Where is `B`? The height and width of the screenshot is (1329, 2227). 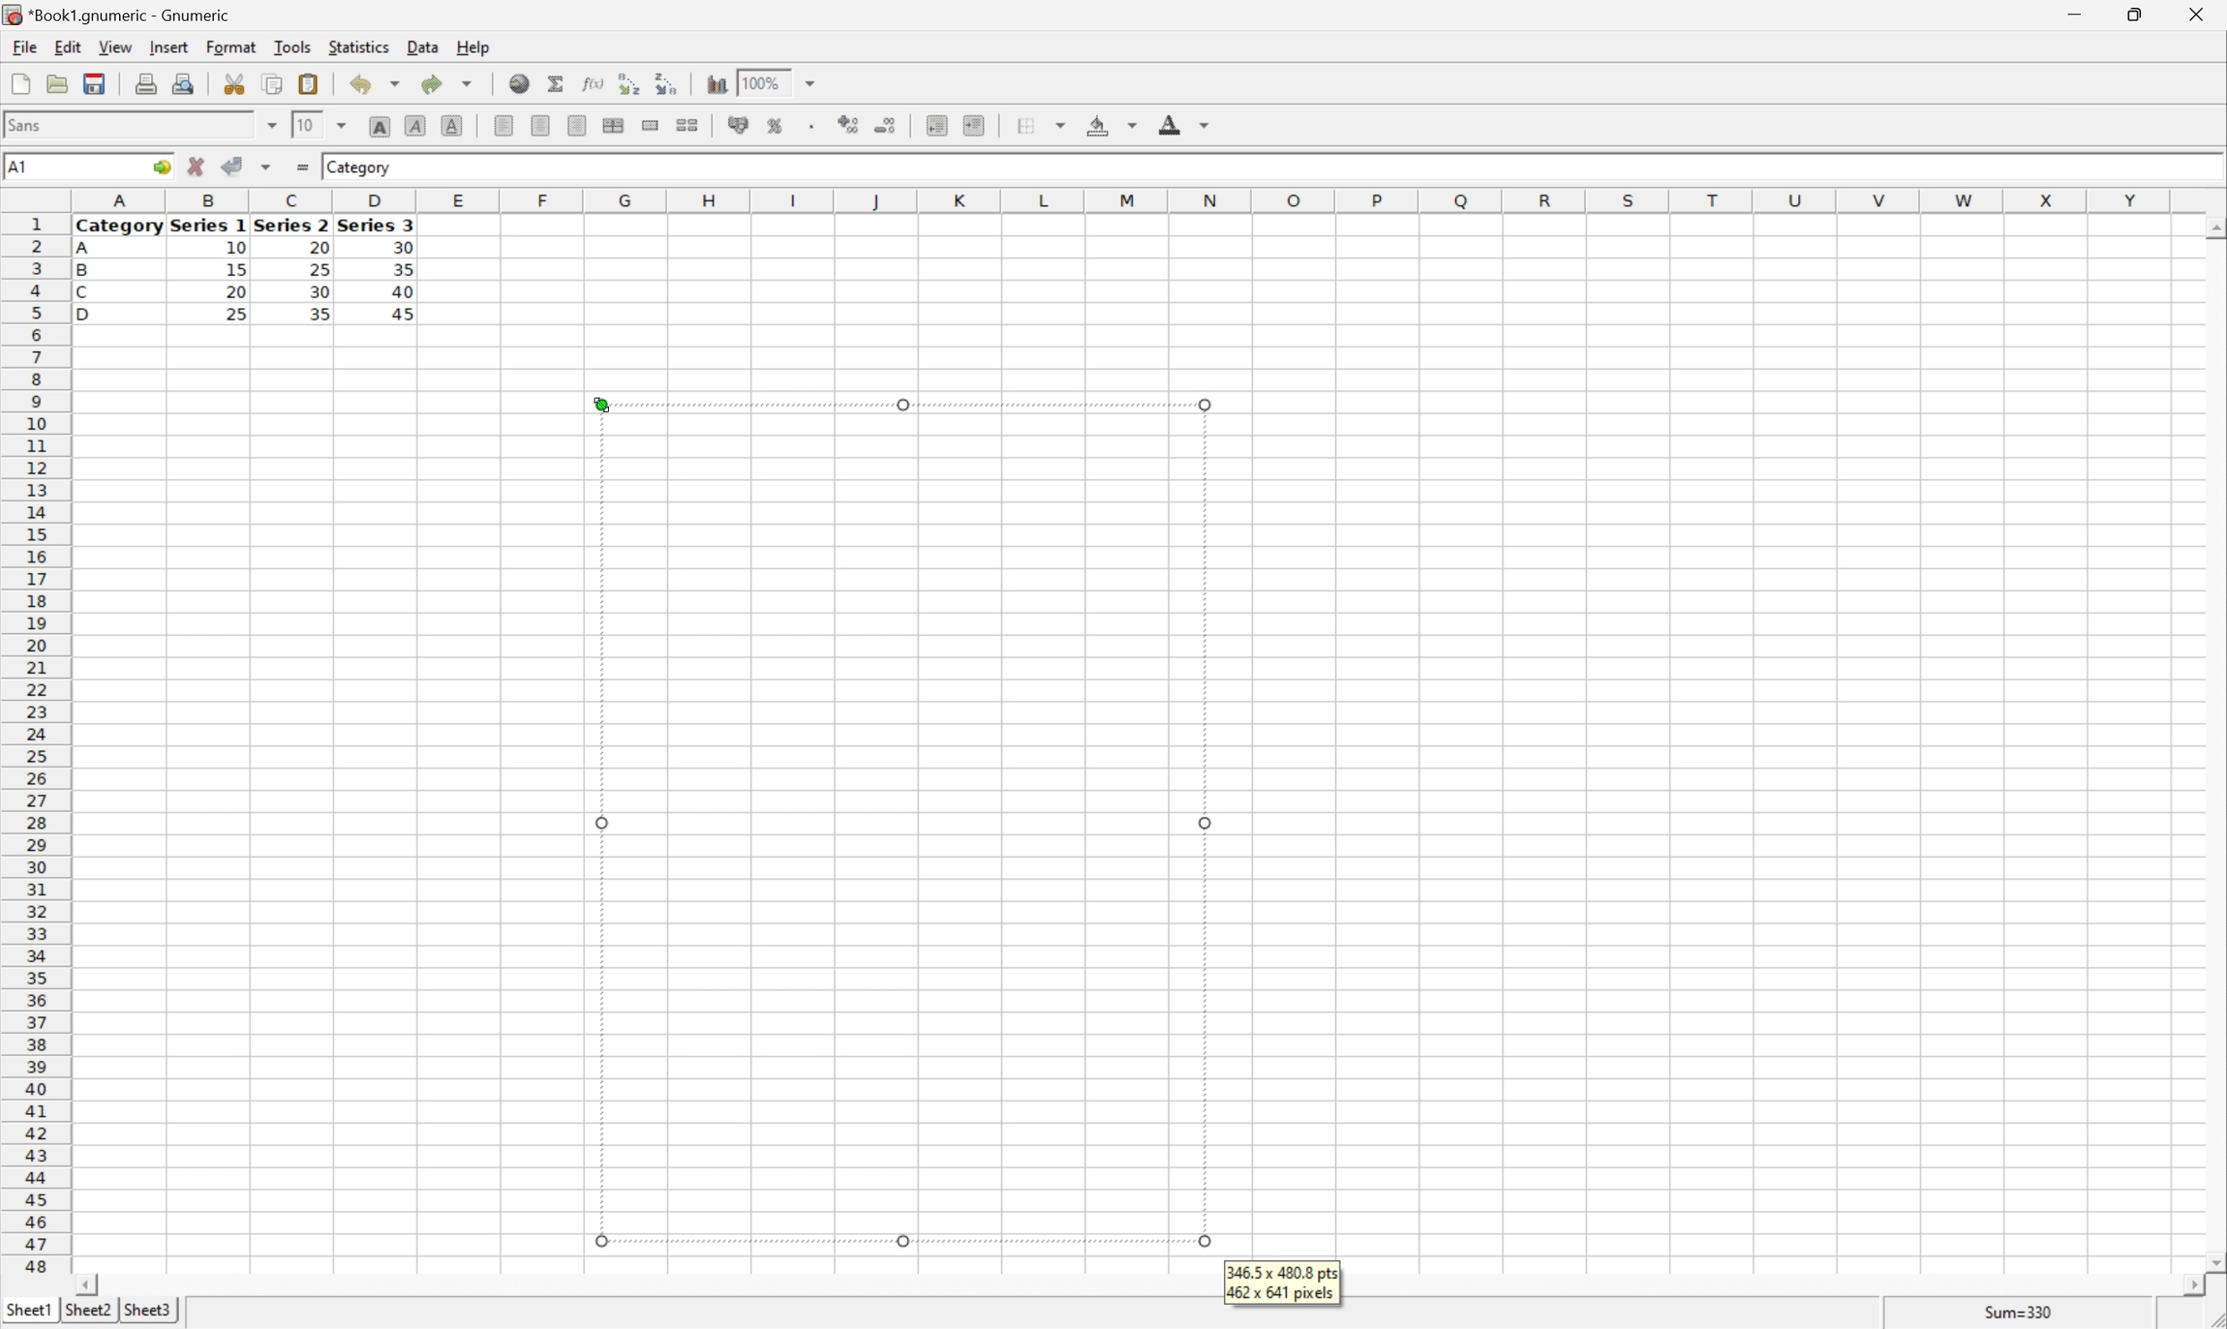
B is located at coordinates (82, 271).